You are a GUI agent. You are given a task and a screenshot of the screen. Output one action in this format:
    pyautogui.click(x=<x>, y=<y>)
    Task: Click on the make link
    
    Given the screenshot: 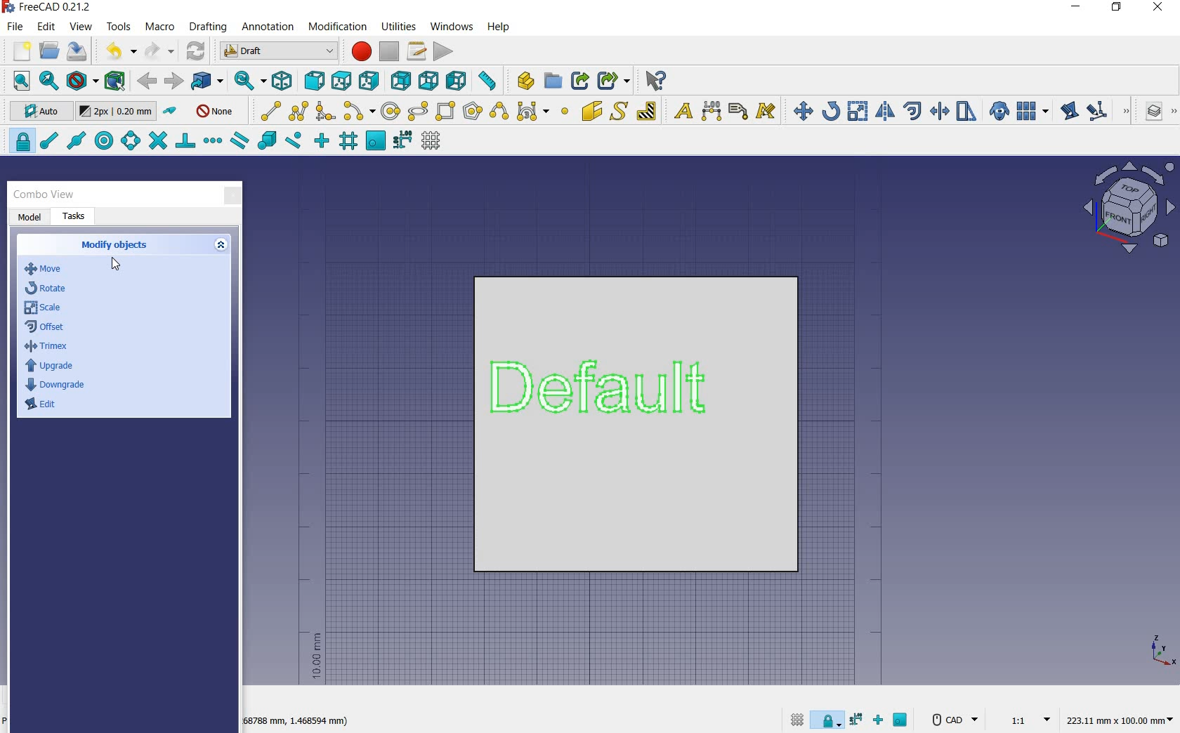 What is the action you would take?
    pyautogui.click(x=580, y=79)
    